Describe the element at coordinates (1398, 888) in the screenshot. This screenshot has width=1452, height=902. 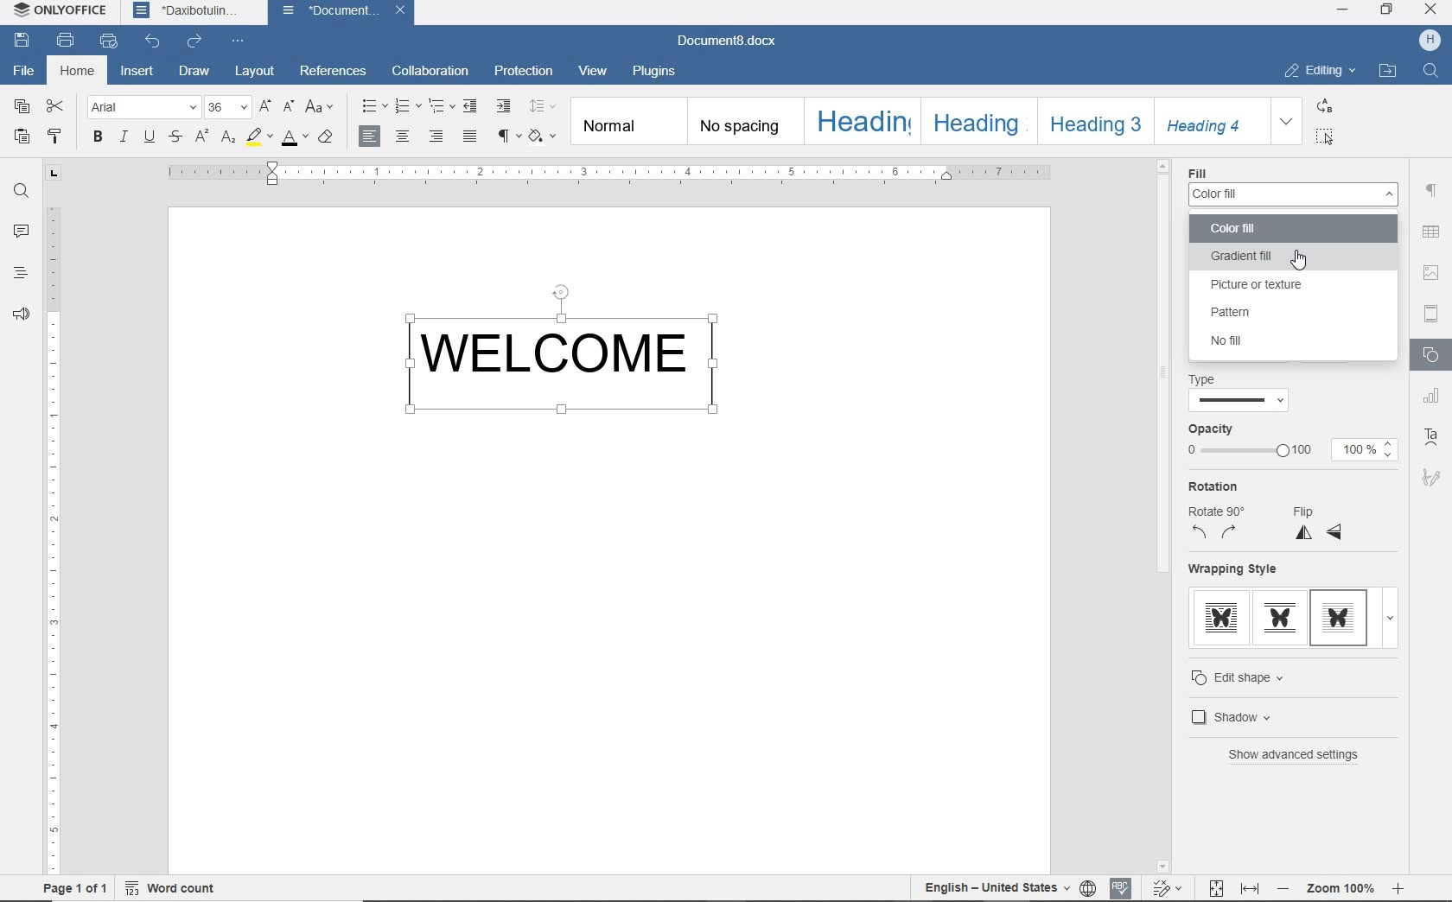
I see `Zoom in` at that location.